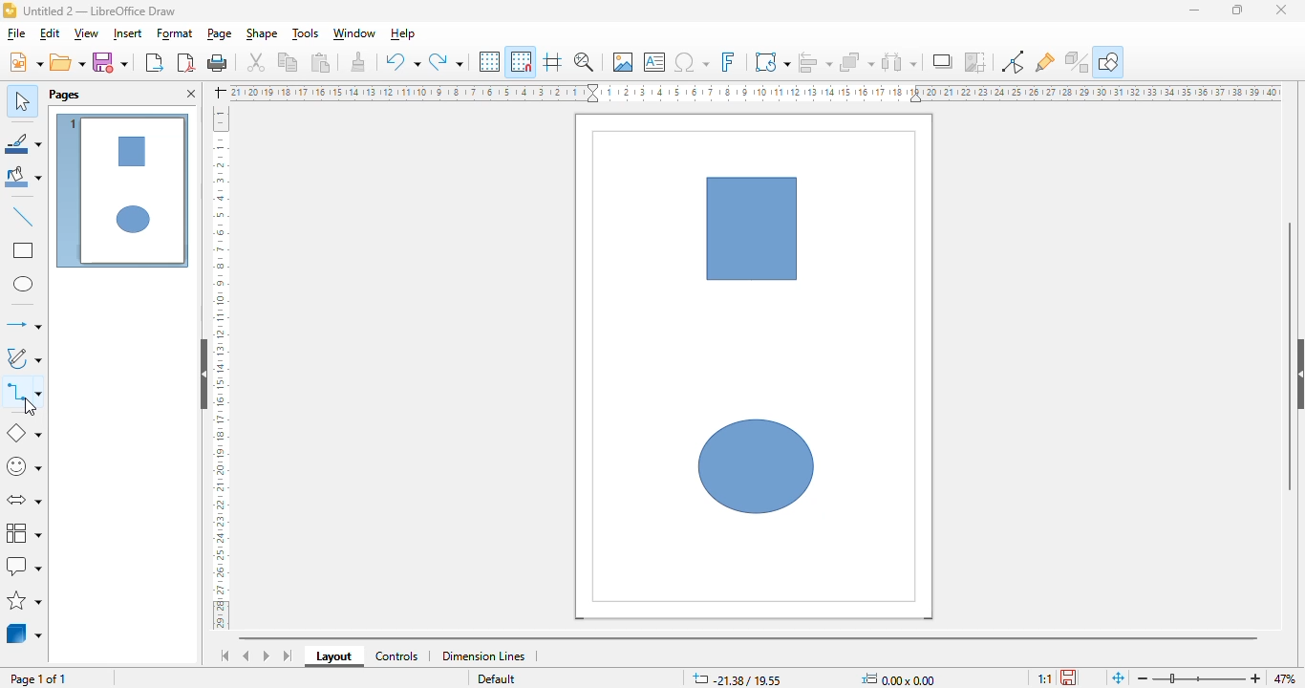 The width and height of the screenshot is (1305, 688). Describe the element at coordinates (358, 62) in the screenshot. I see `clone formatting` at that location.